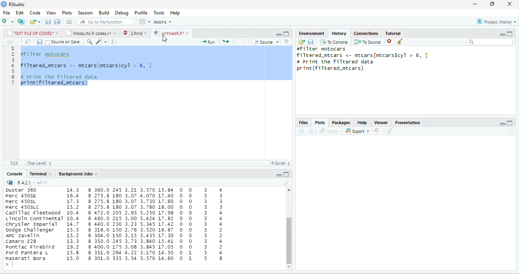 This screenshot has height=274, width=519. What do you see at coordinates (390, 131) in the screenshot?
I see `clear` at bounding box center [390, 131].